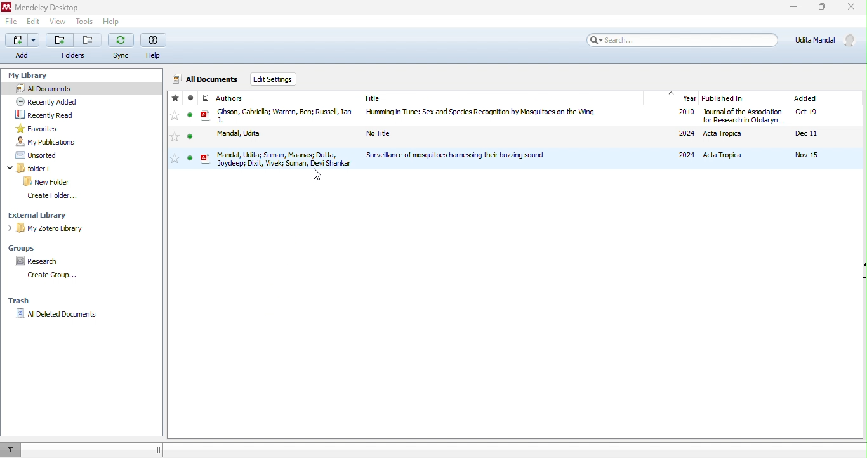 This screenshot has height=458, width=867. What do you see at coordinates (510, 117) in the screenshot?
I see `y; Gibson, Gabriela; Warren, Ben; Russel, lan Humming in Tune: Sex and Species Recognition by Mosquitoes on the Wing 2010 Journal of the Association ~~ Oct 19
Jy is Ruseusdeiv Oley.` at bounding box center [510, 117].